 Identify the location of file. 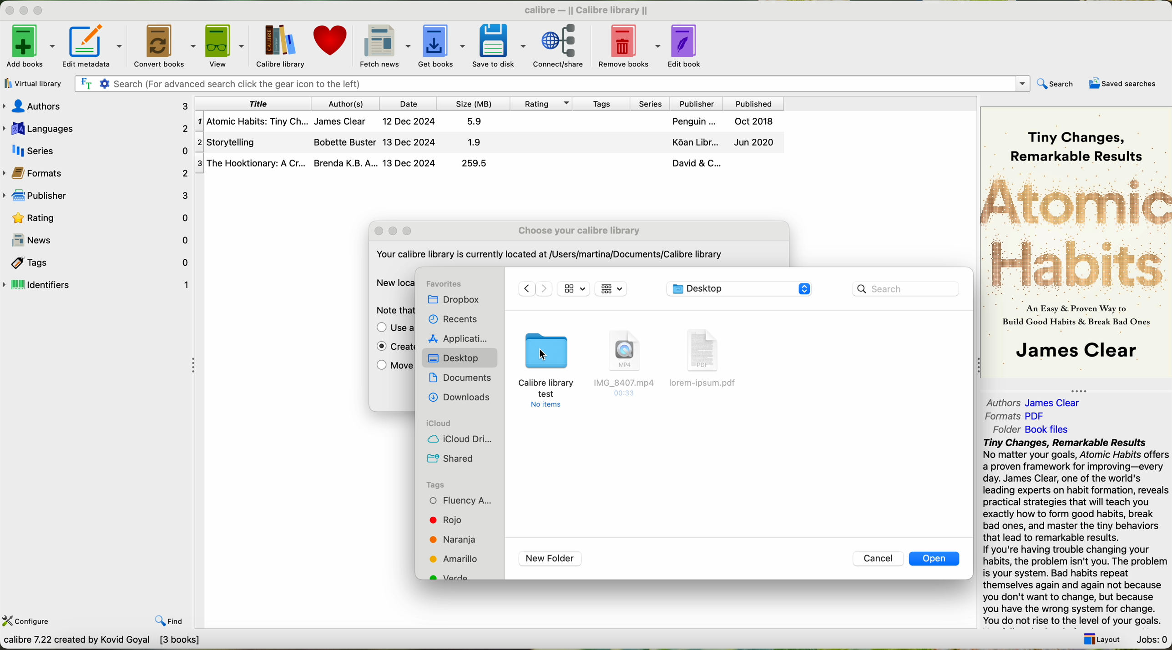
(705, 358).